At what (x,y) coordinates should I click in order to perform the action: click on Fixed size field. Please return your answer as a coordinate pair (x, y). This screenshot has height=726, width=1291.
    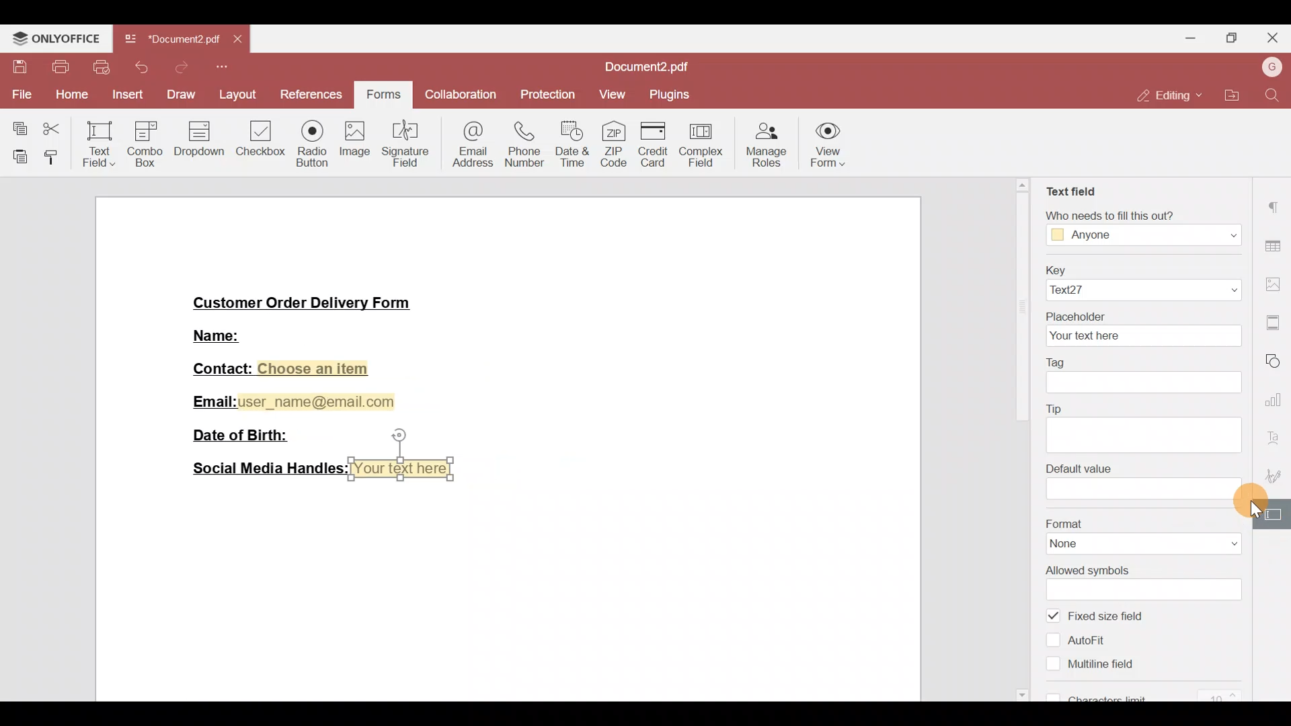
    Looking at the image, I should click on (1111, 616).